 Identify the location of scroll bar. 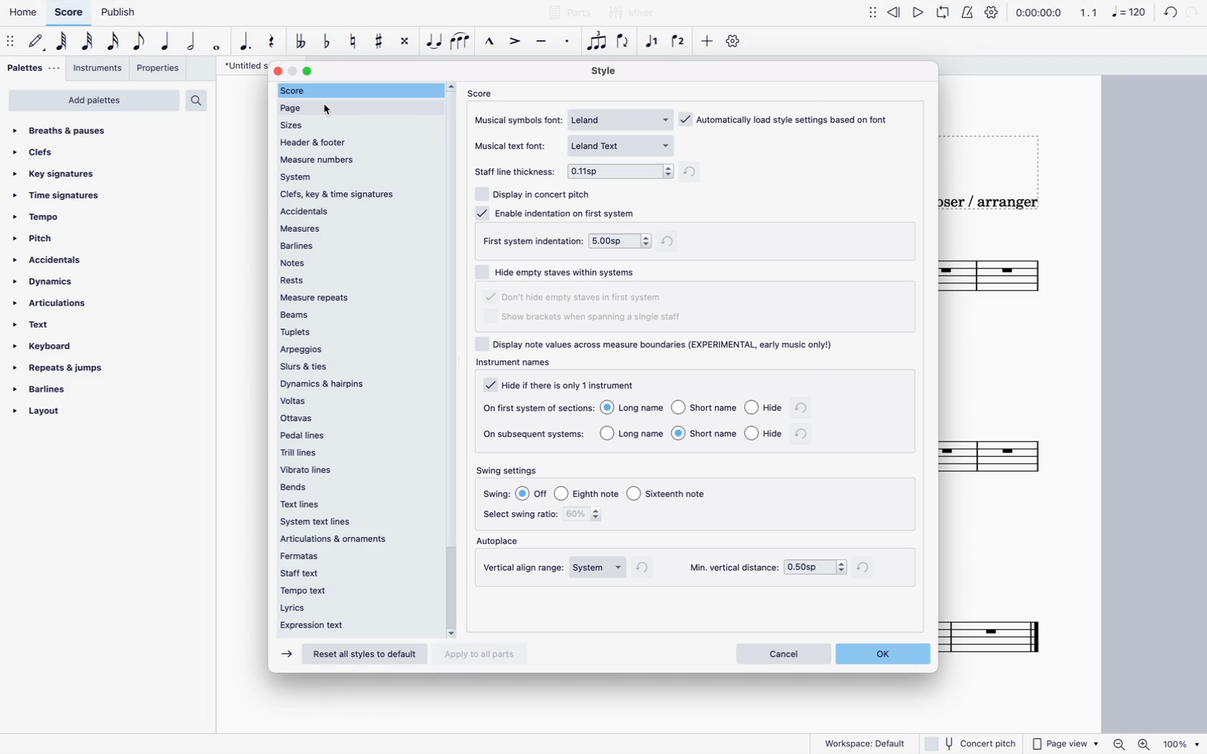
(452, 355).